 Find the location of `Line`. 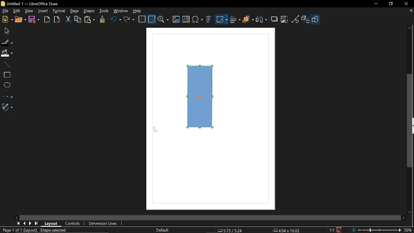

Line is located at coordinates (6, 65).